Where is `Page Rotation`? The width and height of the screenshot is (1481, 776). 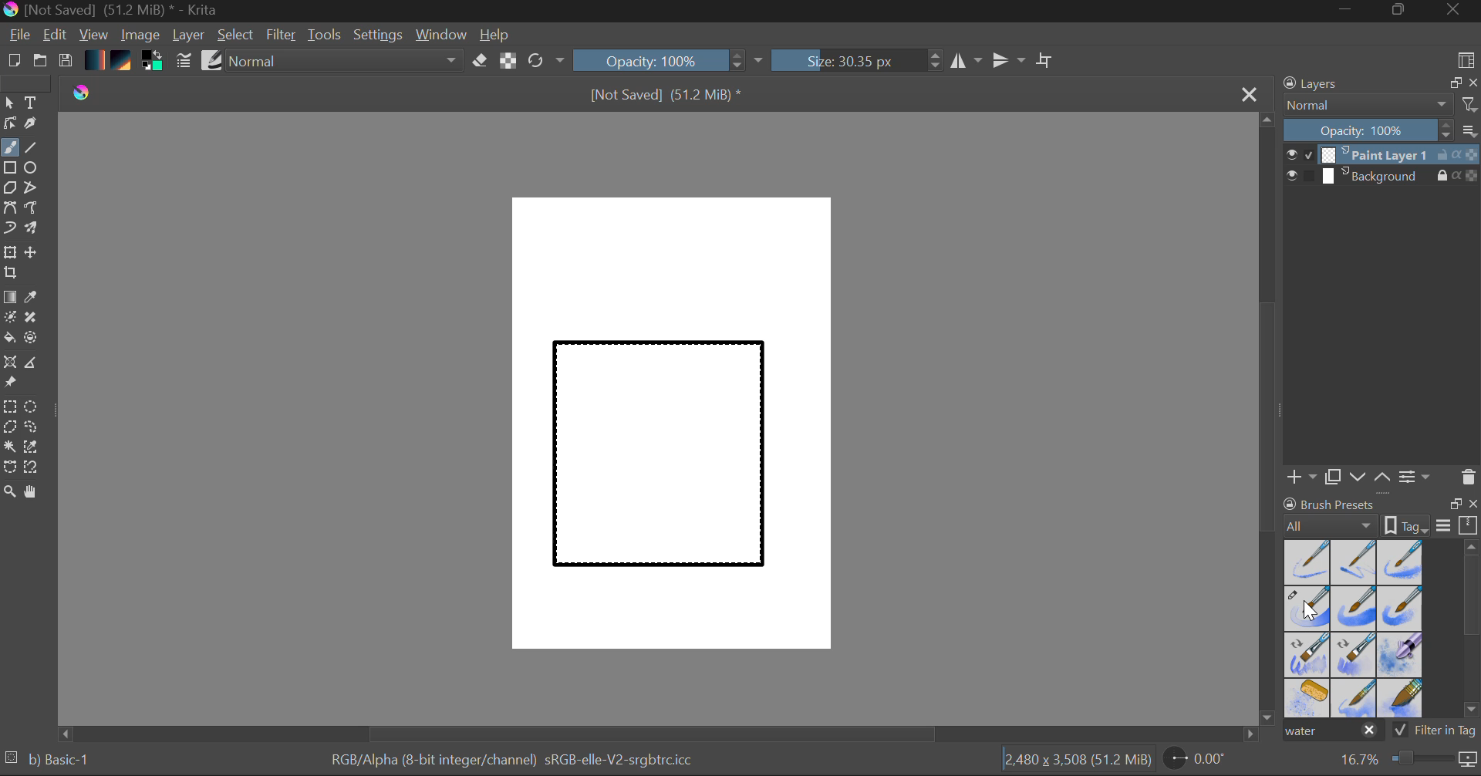 Page Rotation is located at coordinates (1203, 761).